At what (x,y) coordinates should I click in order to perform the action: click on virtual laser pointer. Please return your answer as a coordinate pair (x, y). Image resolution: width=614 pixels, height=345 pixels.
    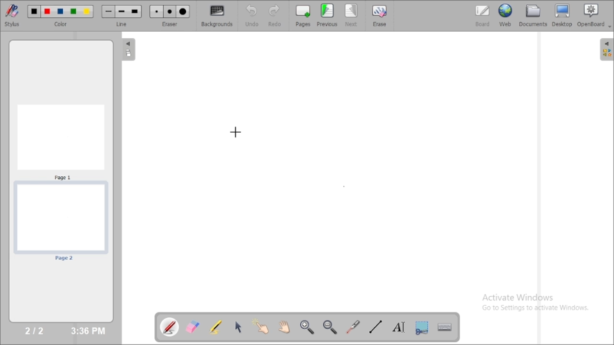
    Looking at the image, I should click on (353, 327).